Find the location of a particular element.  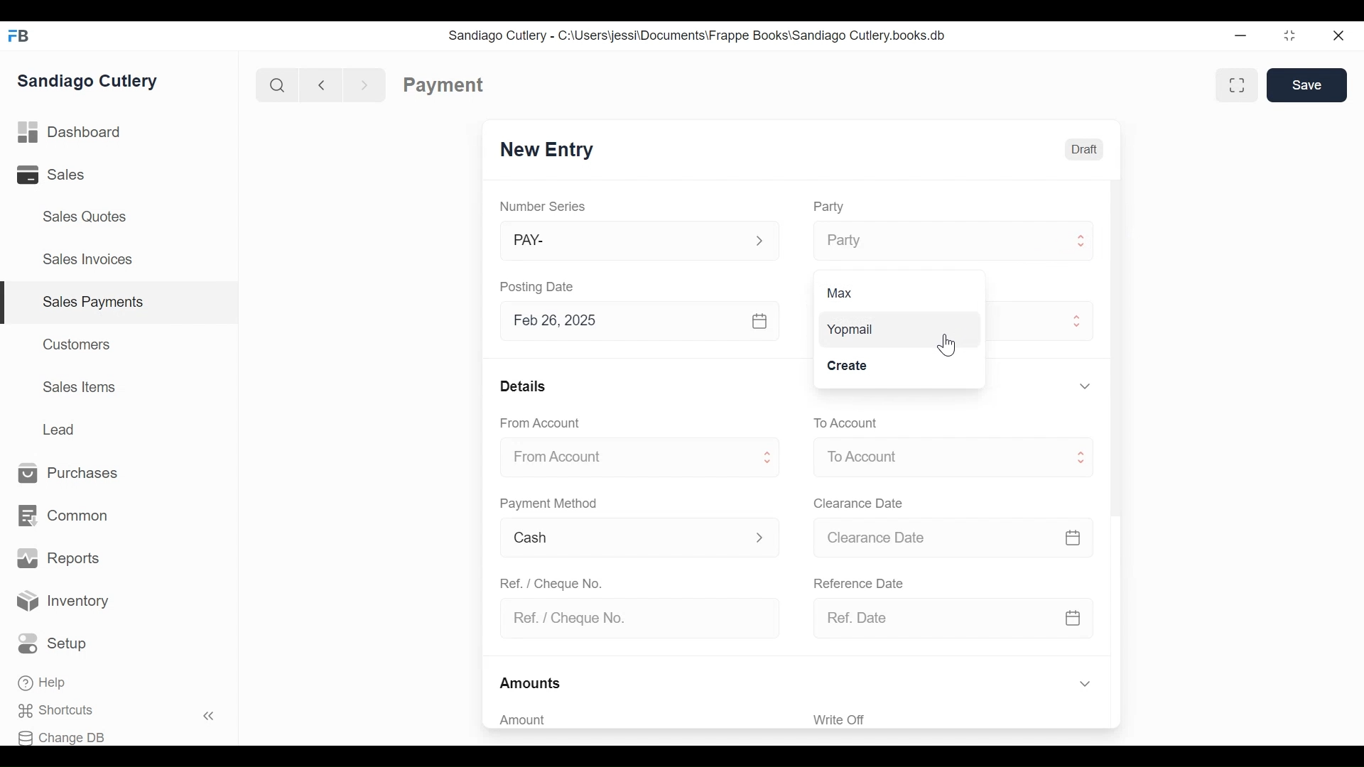

Navigate Back is located at coordinates (318, 85).